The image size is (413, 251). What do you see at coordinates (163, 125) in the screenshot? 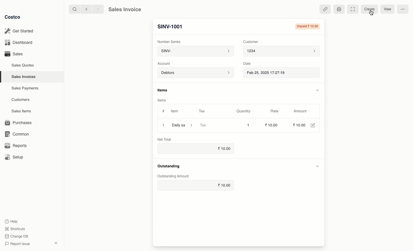
I see `1` at bounding box center [163, 125].